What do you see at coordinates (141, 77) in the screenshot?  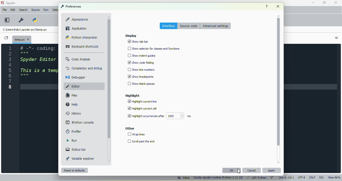 I see `show breakpoints` at bounding box center [141, 77].